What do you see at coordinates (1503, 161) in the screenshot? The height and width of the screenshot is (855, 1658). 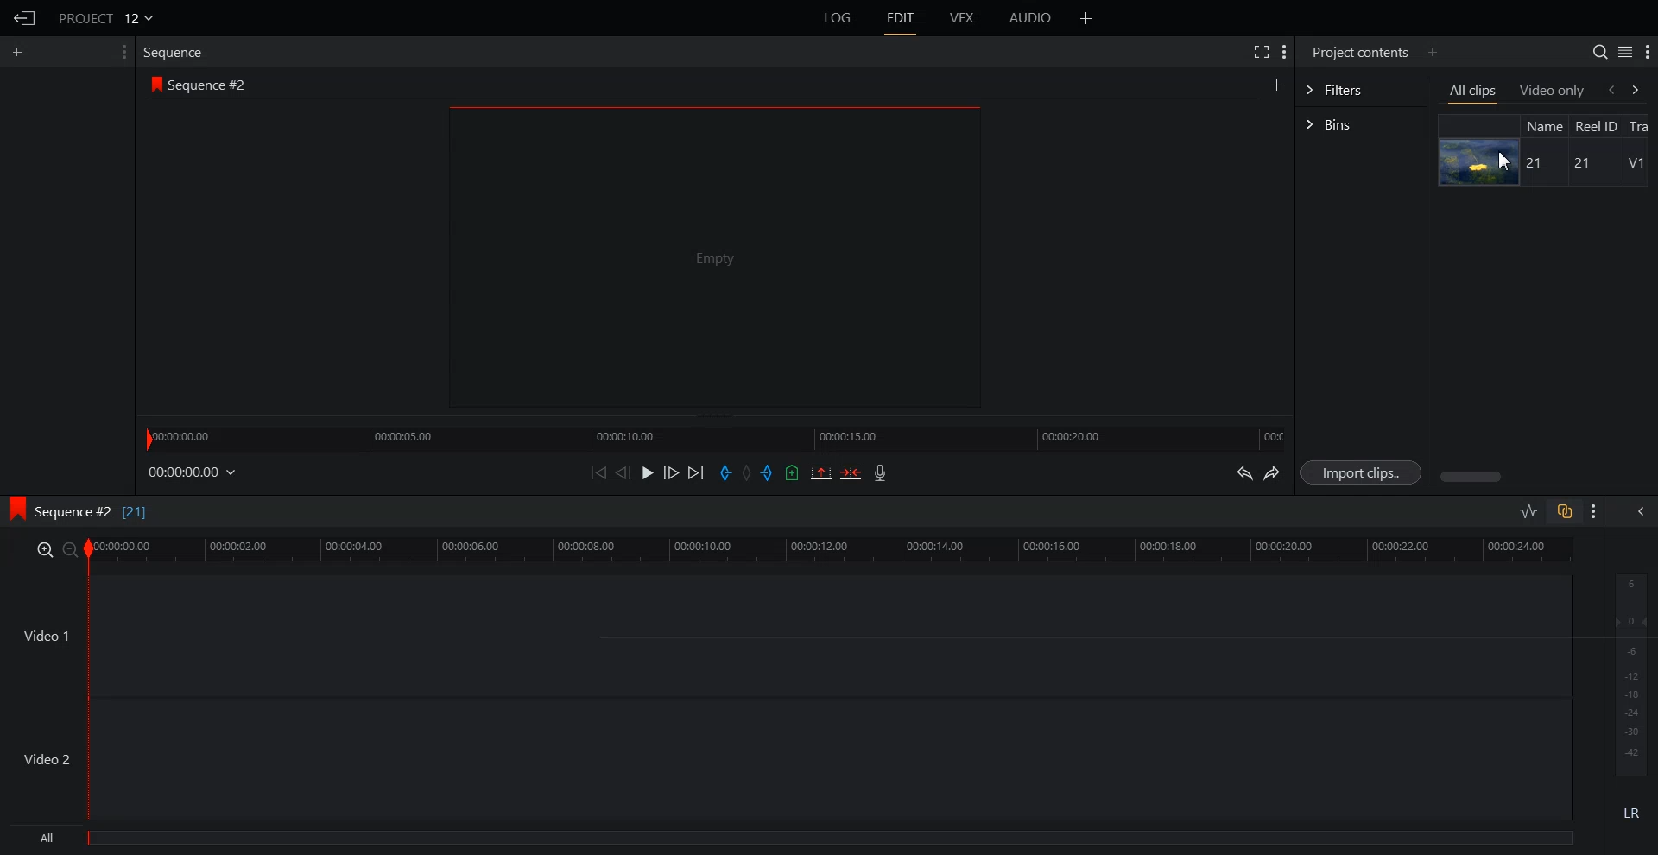 I see `Cursor` at bounding box center [1503, 161].